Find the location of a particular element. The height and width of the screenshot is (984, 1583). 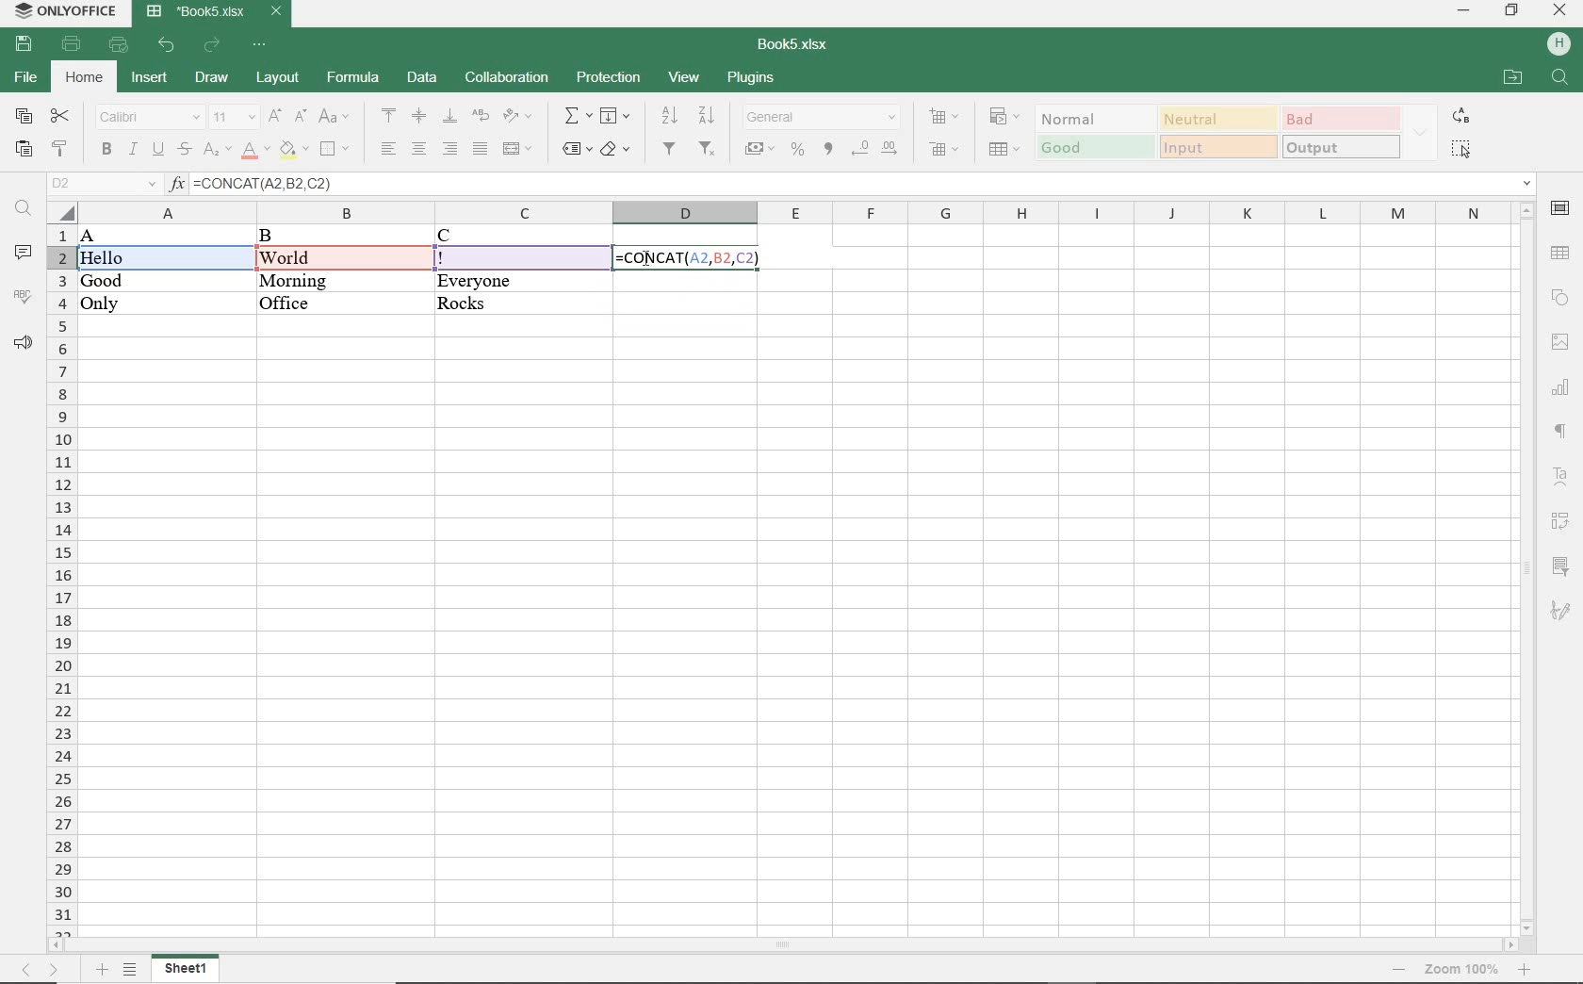

INPUT is located at coordinates (1216, 147).